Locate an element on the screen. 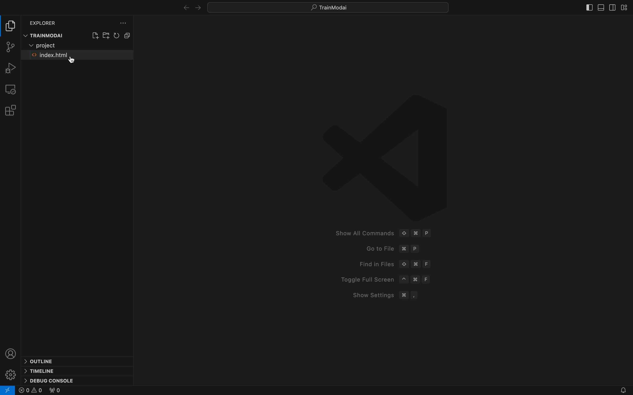  explore settings is located at coordinates (121, 24).